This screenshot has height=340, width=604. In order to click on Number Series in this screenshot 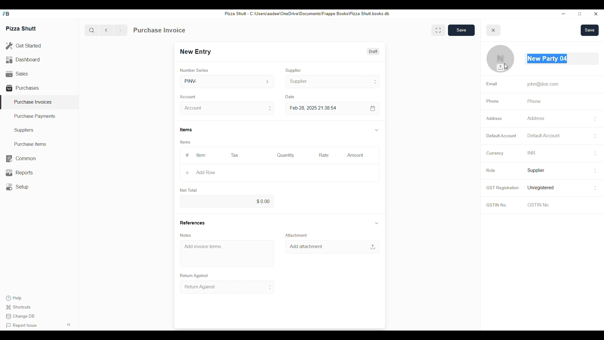, I will do `click(194, 70)`.